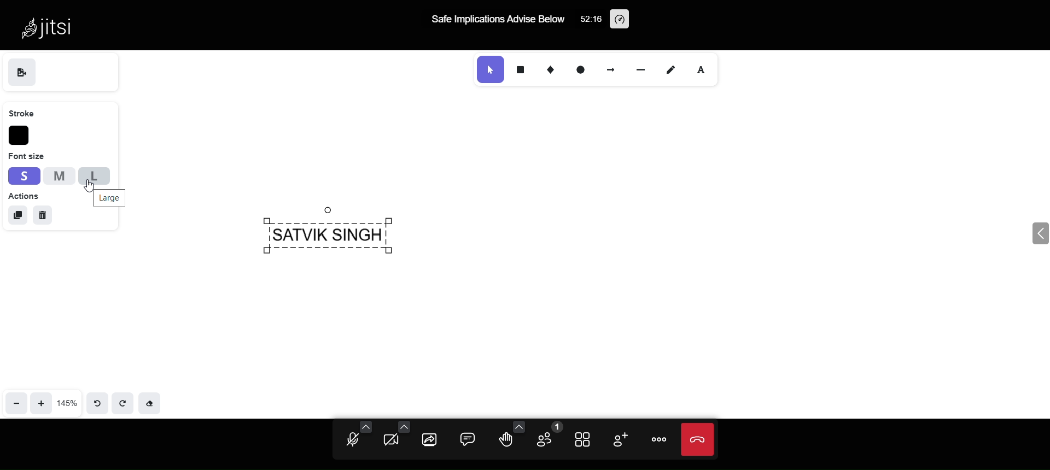 This screenshot has height=470, width=1050. What do you see at coordinates (67, 402) in the screenshot?
I see `white board size` at bounding box center [67, 402].